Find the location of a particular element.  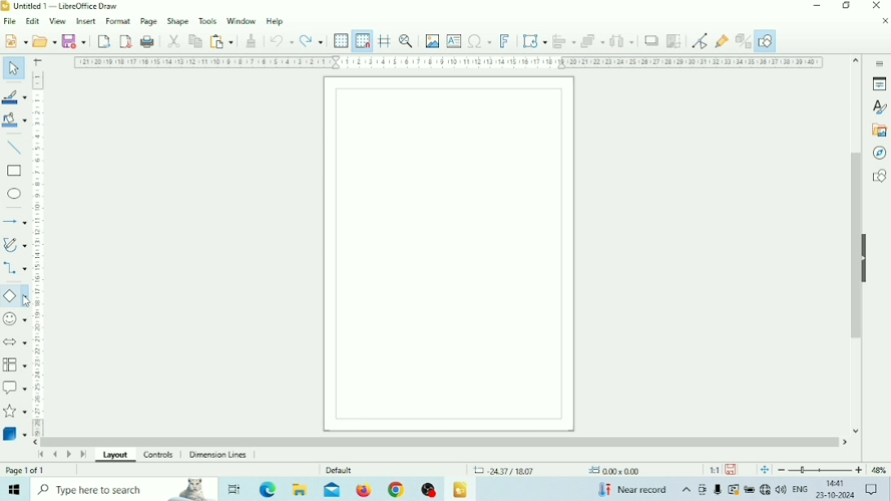

Close is located at coordinates (875, 6).